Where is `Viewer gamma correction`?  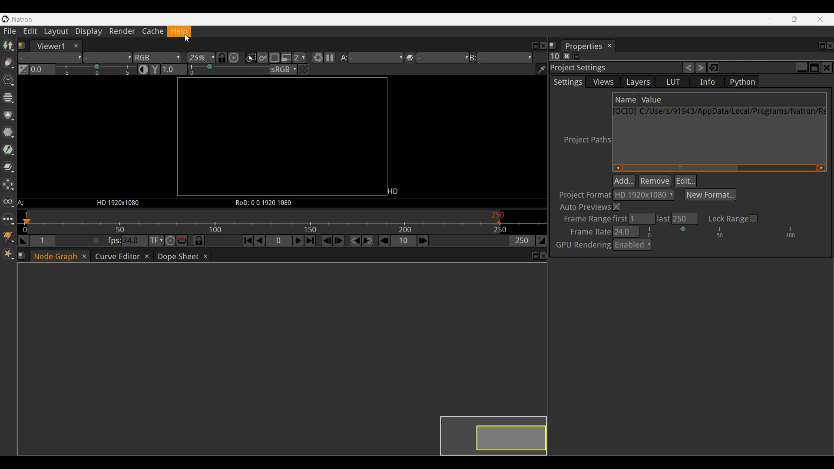
Viewer gamma correction is located at coordinates (155, 69).